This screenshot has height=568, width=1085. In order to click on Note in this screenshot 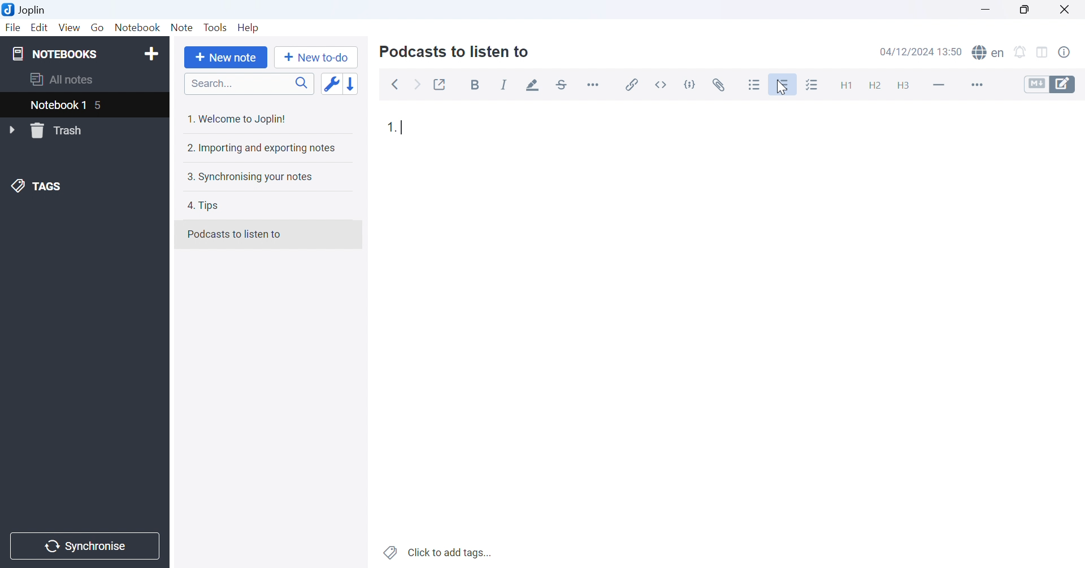, I will do `click(182, 27)`.